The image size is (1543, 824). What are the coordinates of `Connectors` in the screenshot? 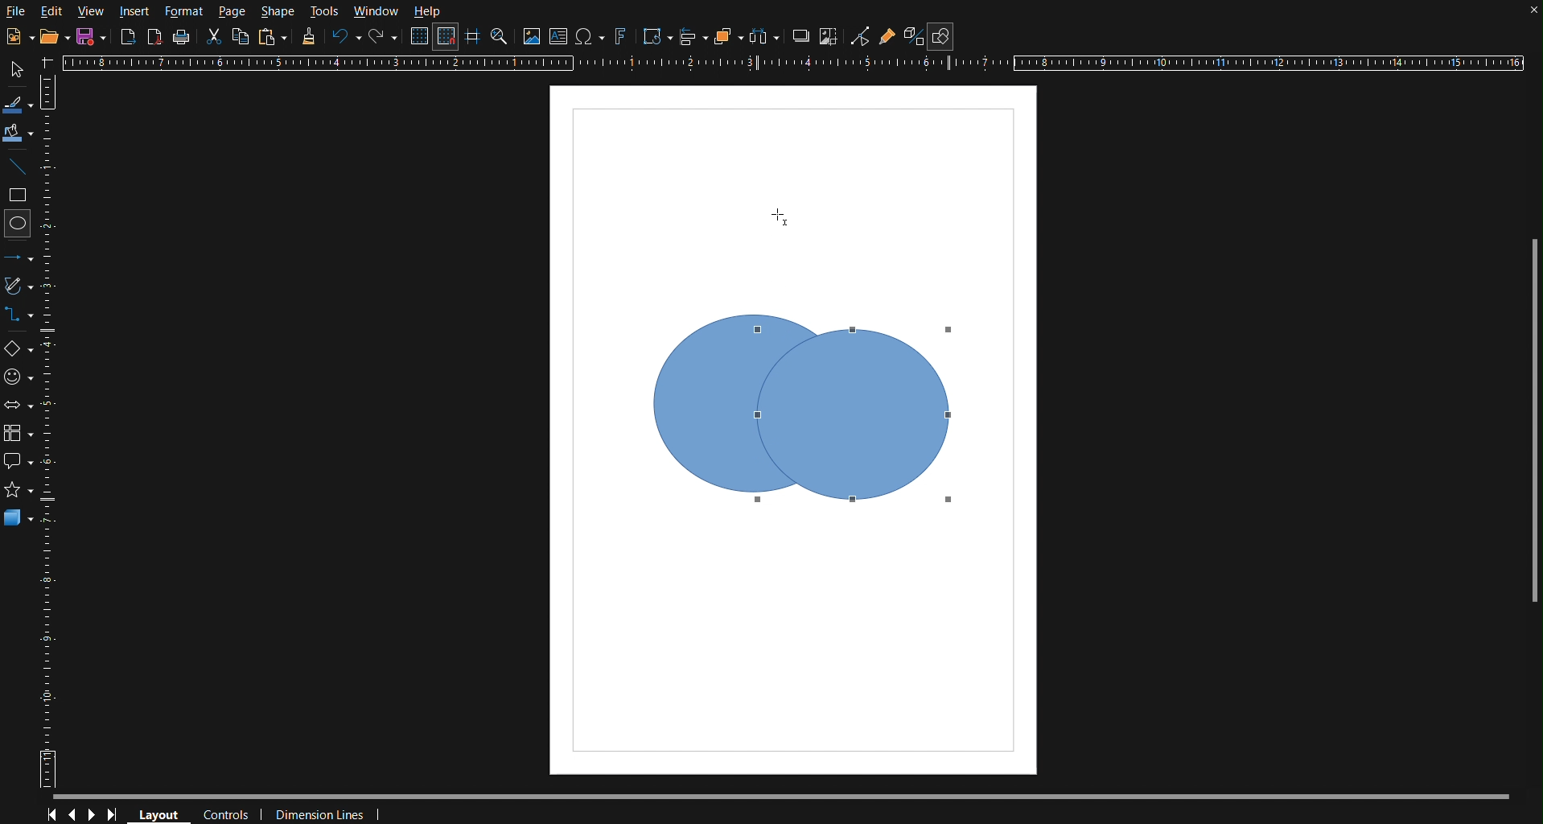 It's located at (20, 315).